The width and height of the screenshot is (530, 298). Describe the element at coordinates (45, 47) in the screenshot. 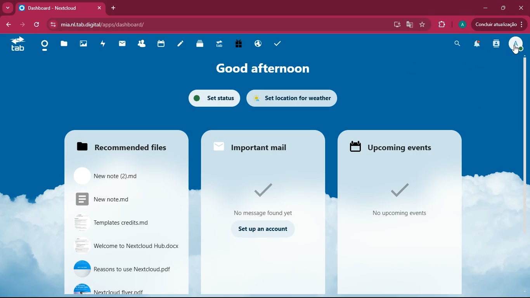

I see `home` at that location.